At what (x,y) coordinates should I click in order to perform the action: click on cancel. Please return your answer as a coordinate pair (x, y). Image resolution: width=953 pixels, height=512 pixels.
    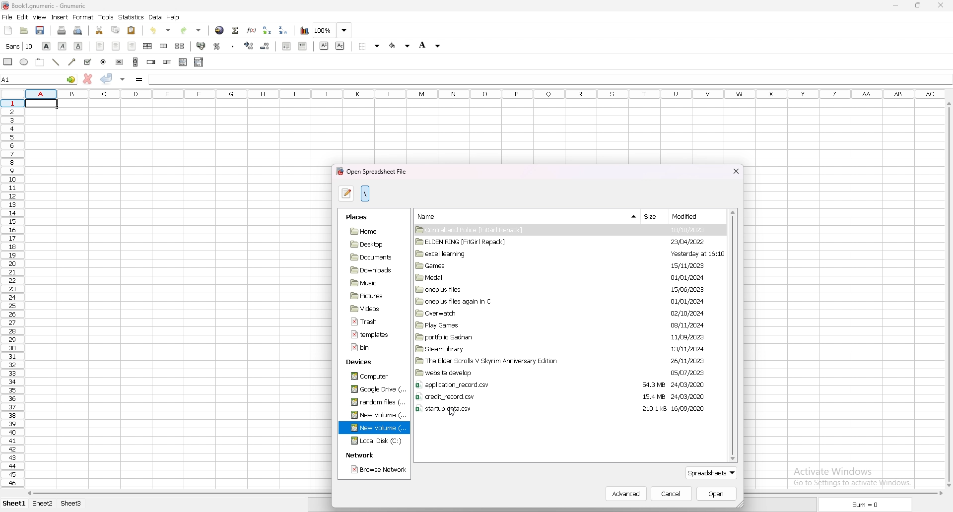
    Looking at the image, I should click on (673, 494).